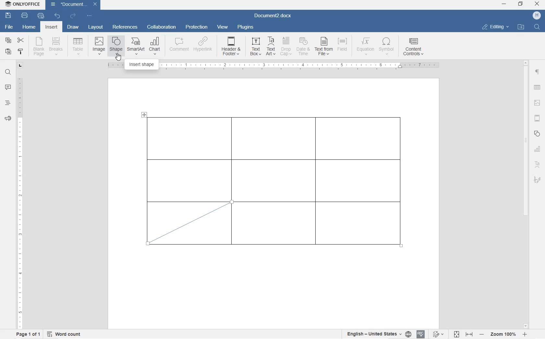  I want to click on track changes, so click(440, 334).